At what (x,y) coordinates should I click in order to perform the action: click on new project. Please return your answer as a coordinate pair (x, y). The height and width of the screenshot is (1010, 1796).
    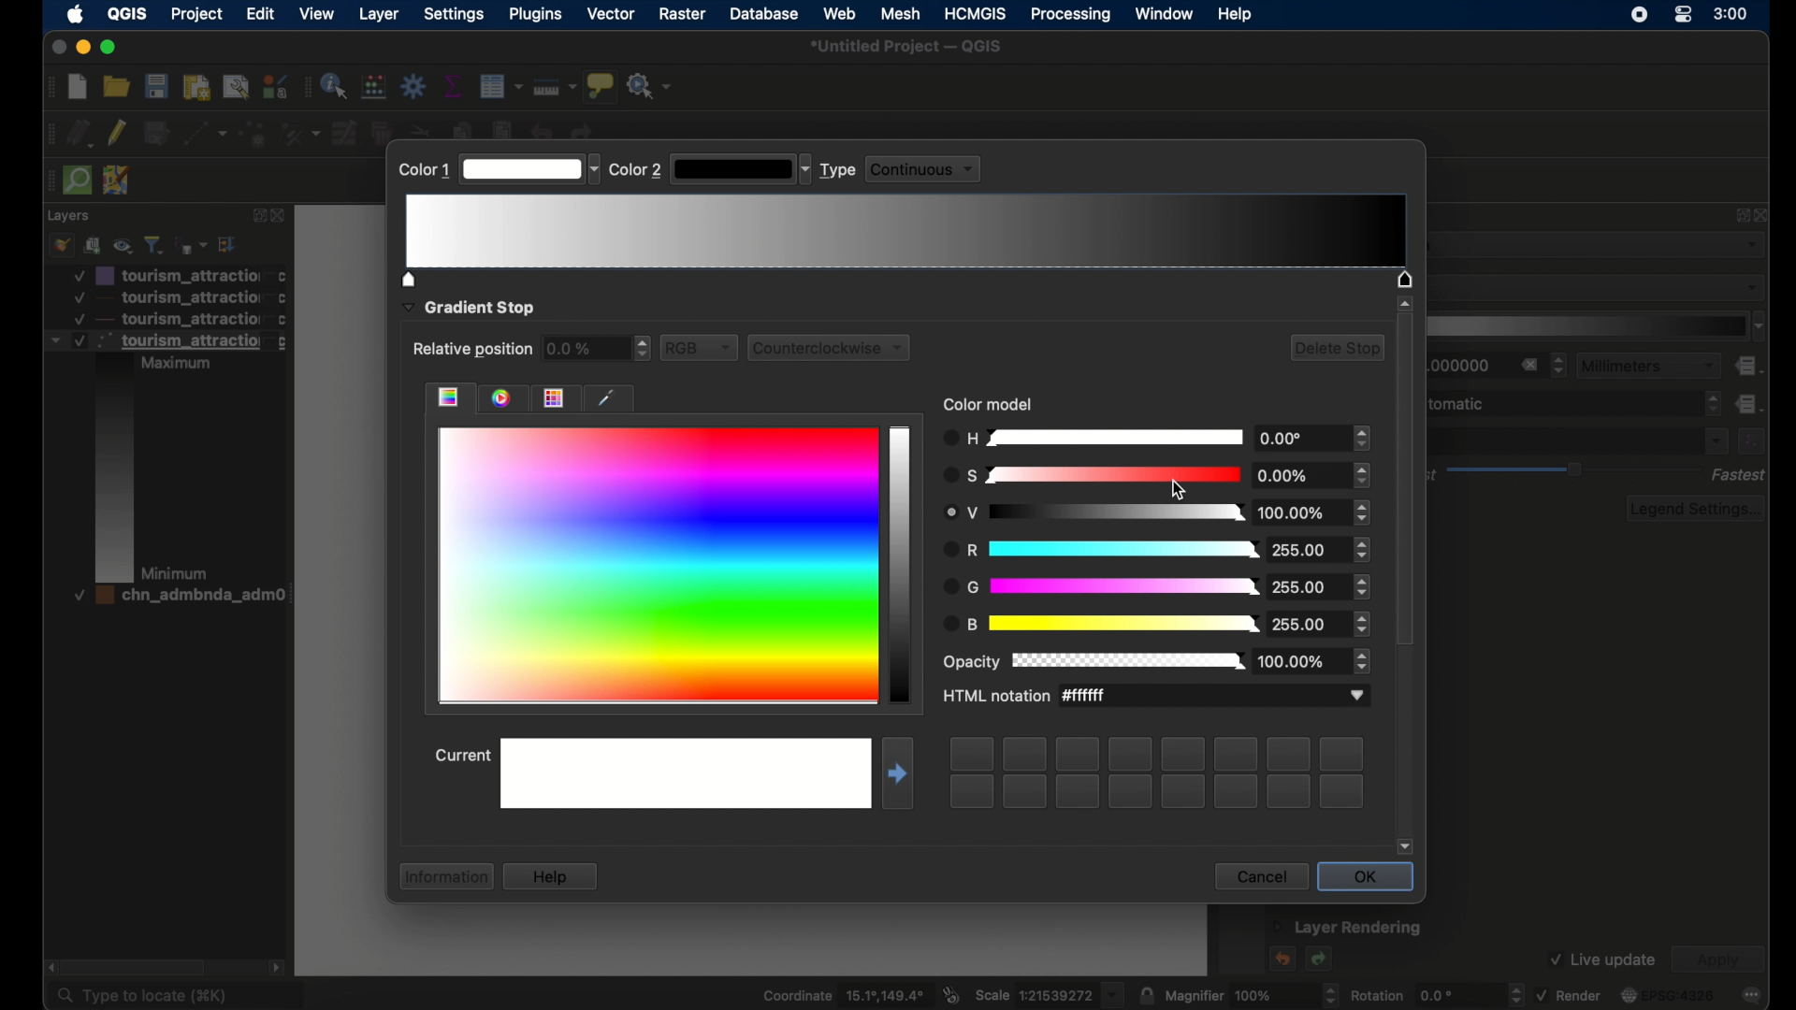
    Looking at the image, I should click on (78, 88).